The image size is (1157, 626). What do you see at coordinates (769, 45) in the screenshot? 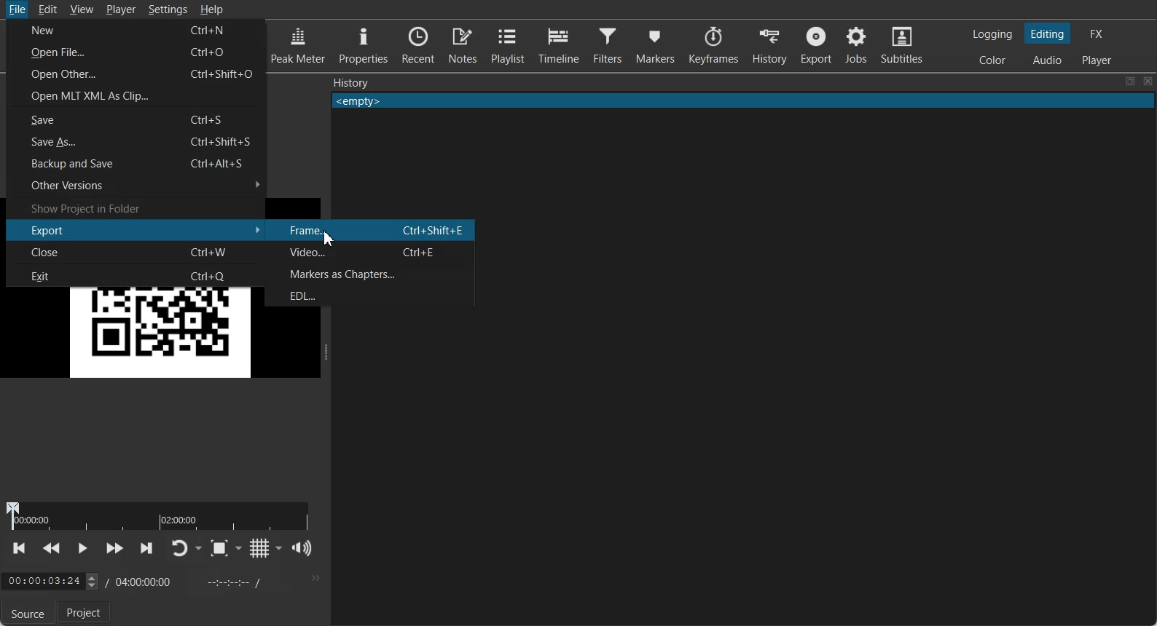
I see `History` at bounding box center [769, 45].